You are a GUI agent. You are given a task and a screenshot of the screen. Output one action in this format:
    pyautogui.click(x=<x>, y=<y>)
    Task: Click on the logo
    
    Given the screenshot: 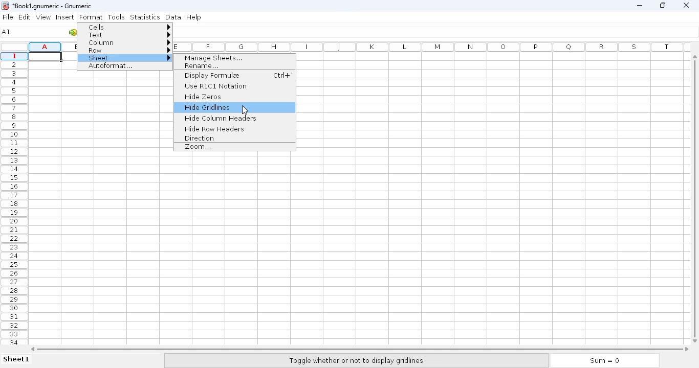 What is the action you would take?
    pyautogui.click(x=5, y=5)
    